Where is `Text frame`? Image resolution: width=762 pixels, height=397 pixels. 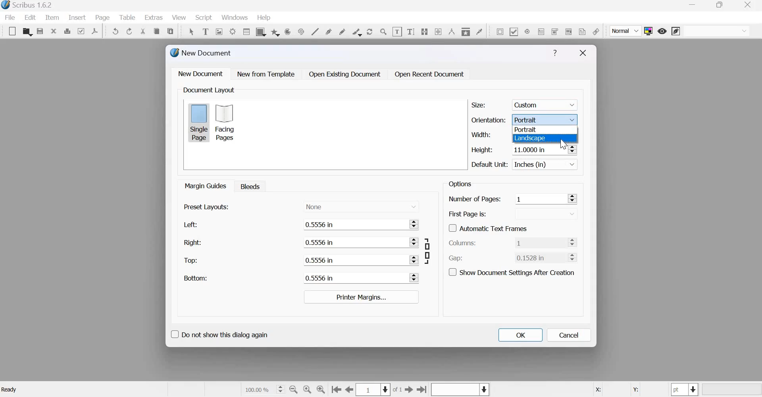
Text frame is located at coordinates (205, 31).